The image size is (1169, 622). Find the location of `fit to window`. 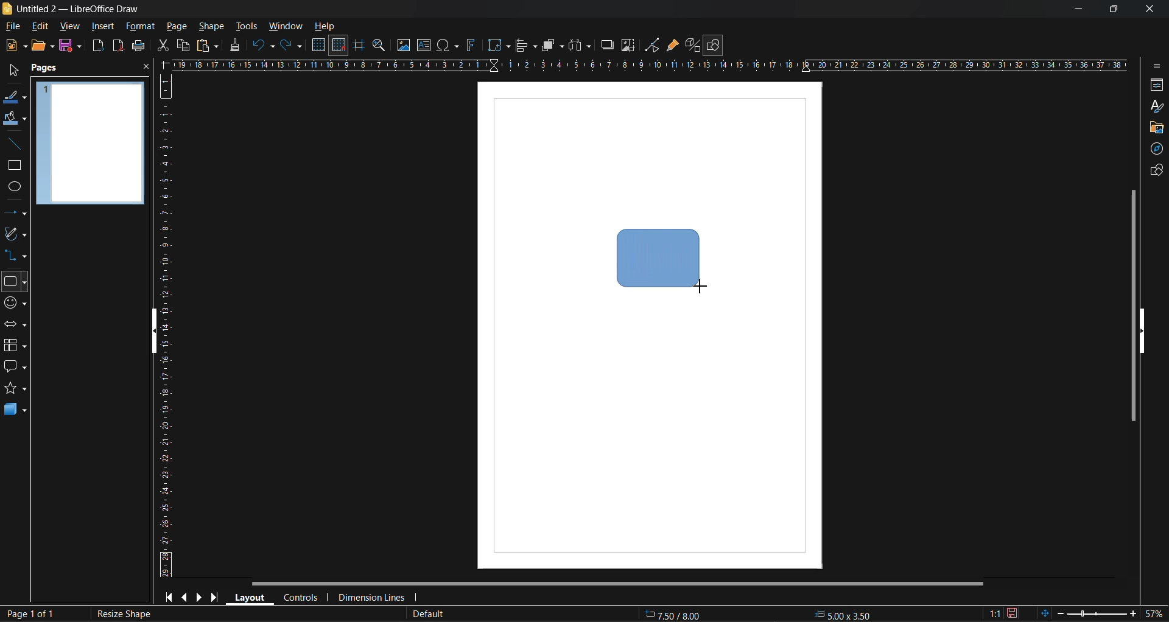

fit to window is located at coordinates (1044, 613).